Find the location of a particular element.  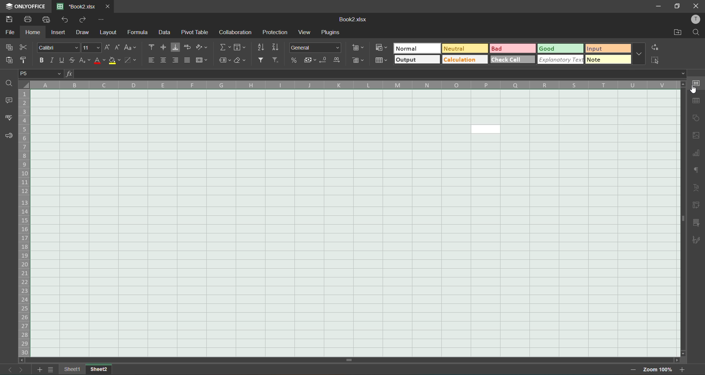

bad is located at coordinates (514, 48).